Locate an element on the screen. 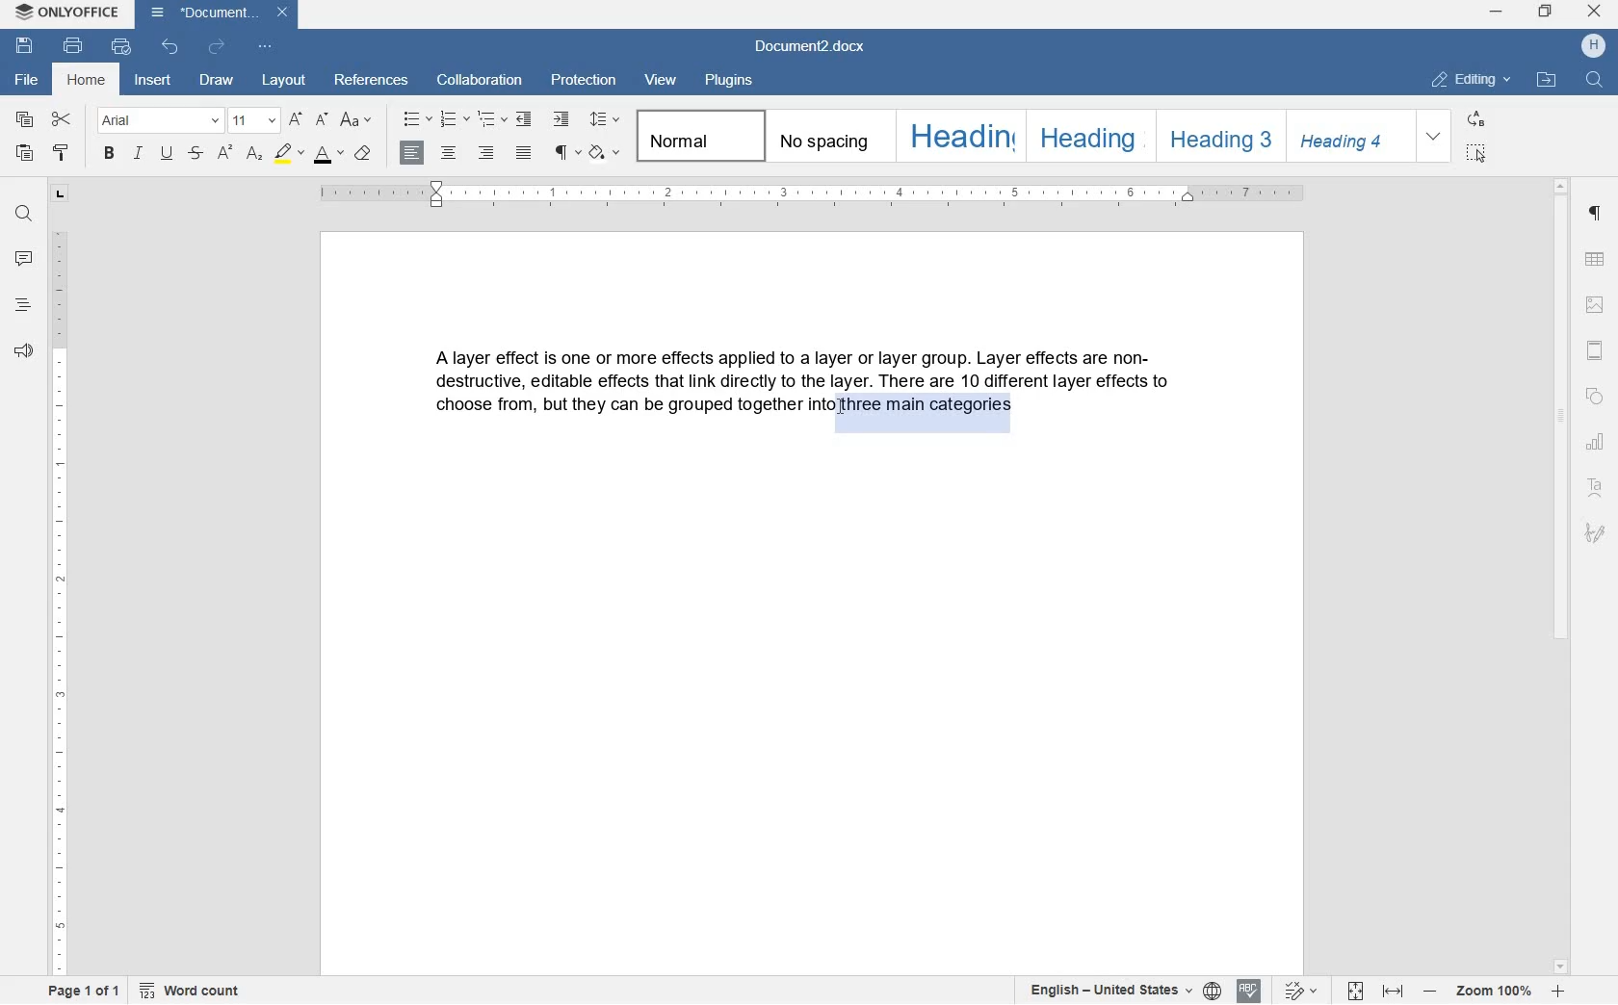 Image resolution: width=1618 pixels, height=1005 pixels. multilevel list is located at coordinates (490, 119).